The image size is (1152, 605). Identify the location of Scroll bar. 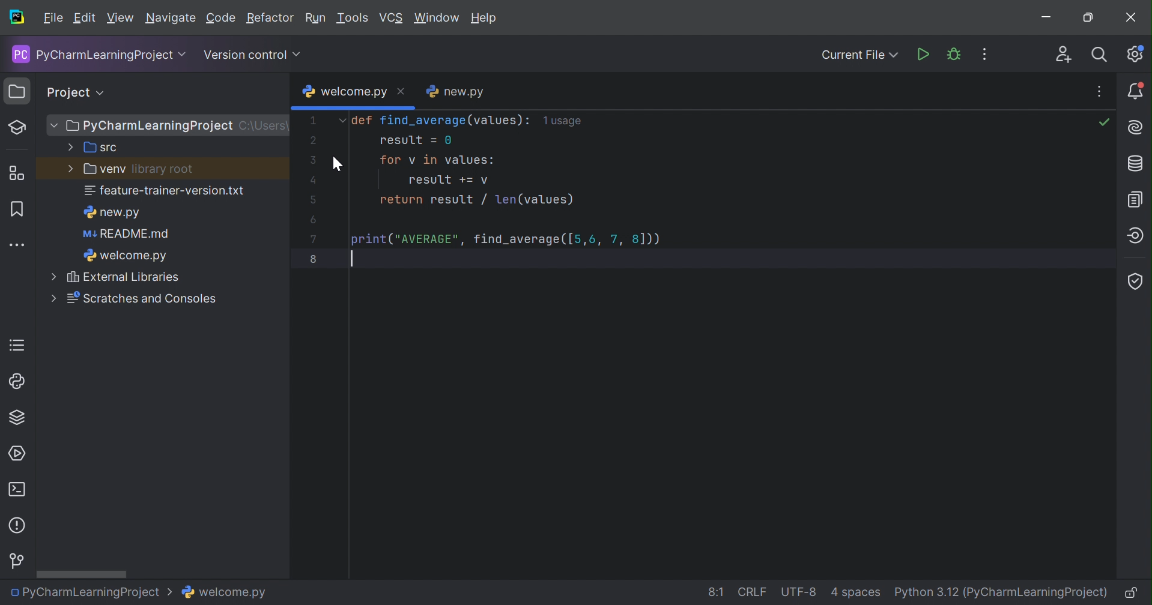
(83, 573).